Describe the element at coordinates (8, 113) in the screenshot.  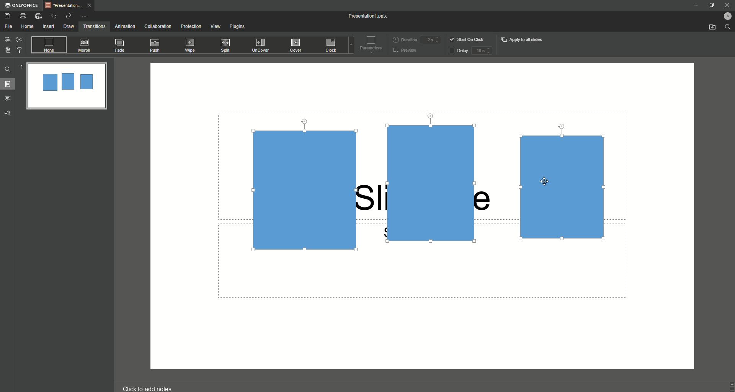
I see `Feedback` at that location.